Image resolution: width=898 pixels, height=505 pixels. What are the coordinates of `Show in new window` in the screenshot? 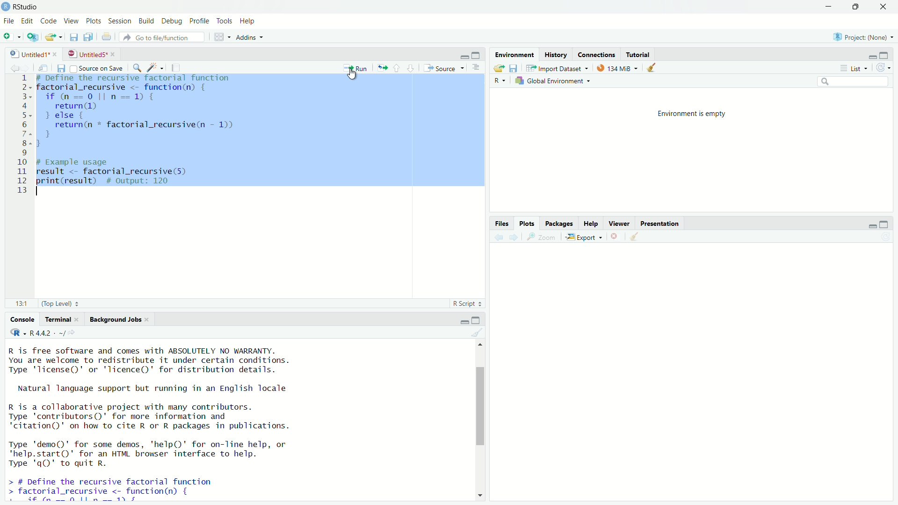 It's located at (45, 67).